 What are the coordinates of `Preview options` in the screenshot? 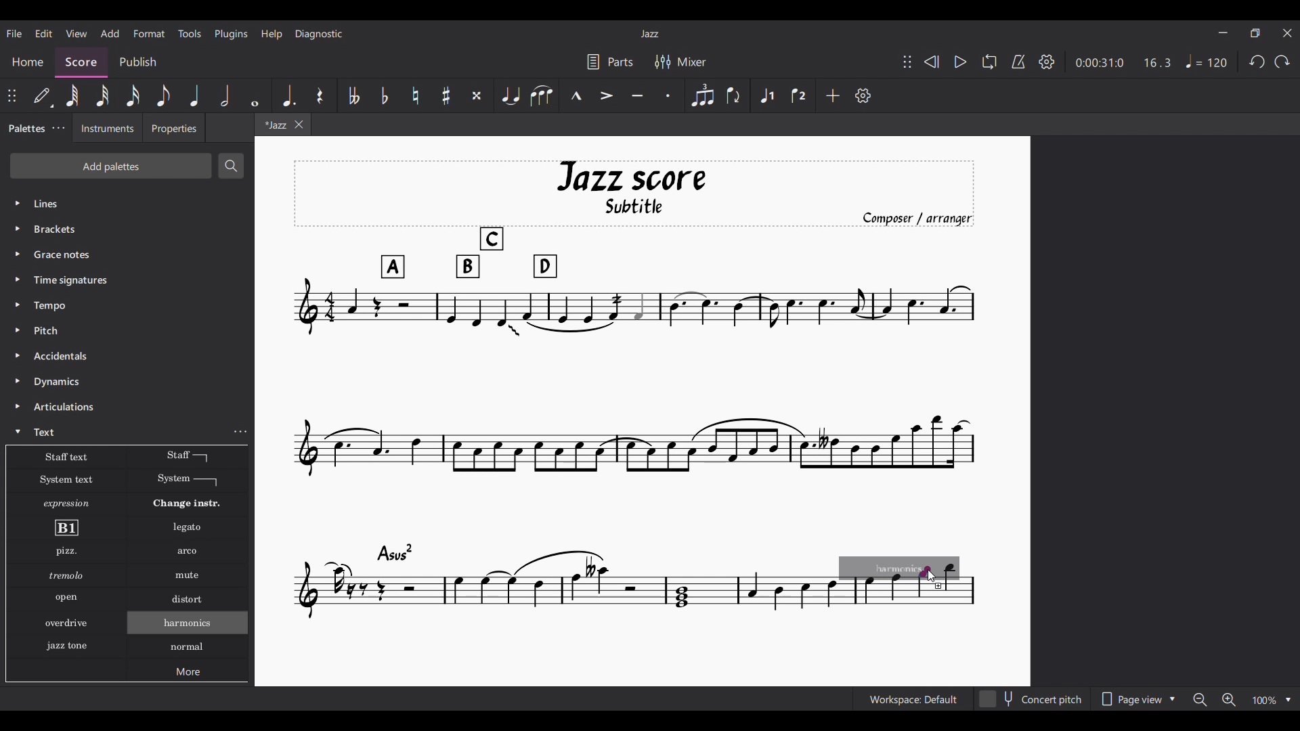 It's located at (1138, 699).